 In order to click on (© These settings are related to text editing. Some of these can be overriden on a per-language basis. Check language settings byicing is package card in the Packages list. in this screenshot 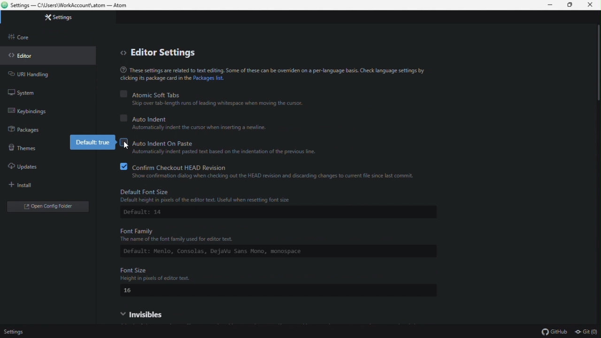, I will do `click(285, 77)`.